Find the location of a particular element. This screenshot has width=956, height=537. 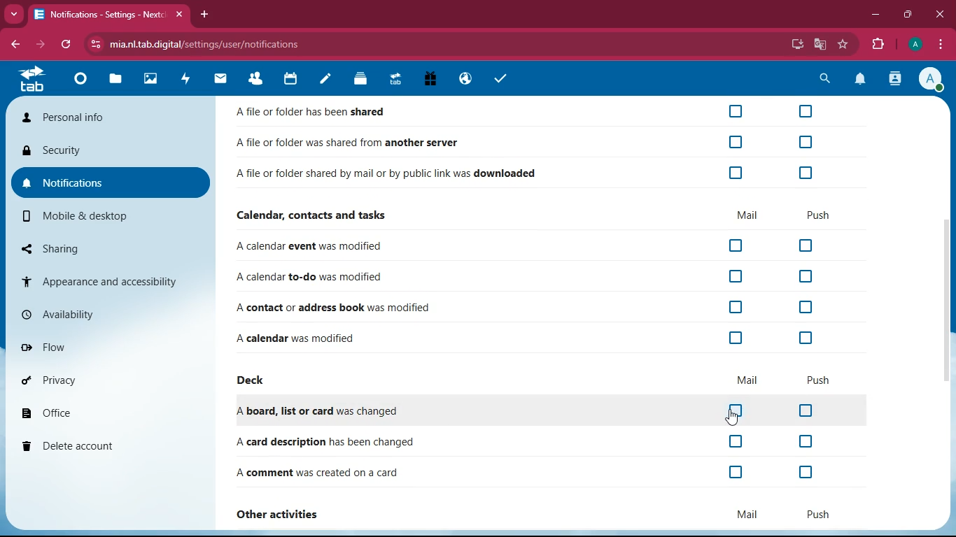

files is located at coordinates (115, 82).